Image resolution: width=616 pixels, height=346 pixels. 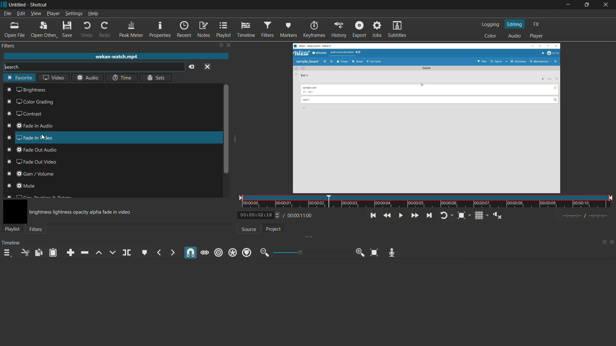 What do you see at coordinates (104, 30) in the screenshot?
I see `redo` at bounding box center [104, 30].